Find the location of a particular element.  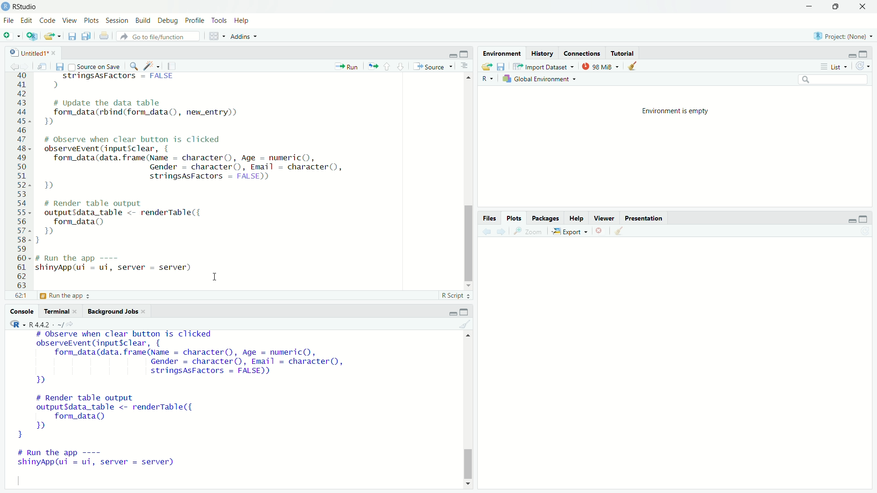

move up is located at coordinates (468, 79).